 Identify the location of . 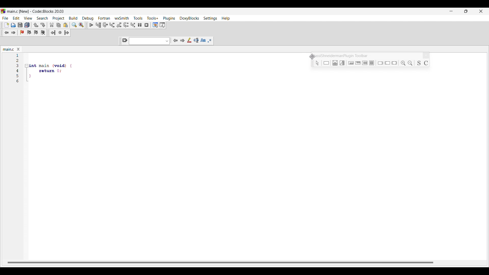
(365, 63).